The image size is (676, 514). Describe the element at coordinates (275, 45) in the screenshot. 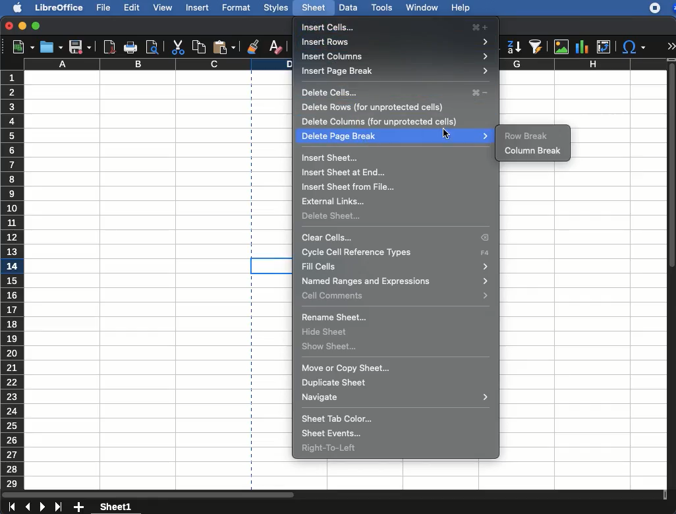

I see `clear formatting` at that location.